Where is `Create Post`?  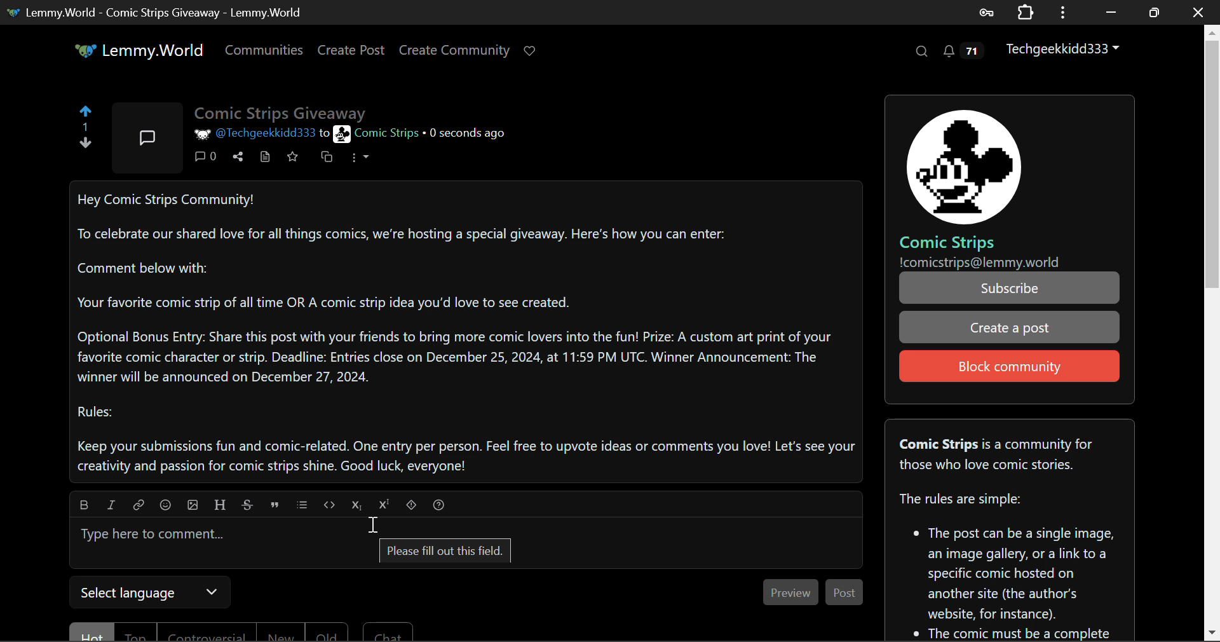 Create Post is located at coordinates (350, 51).